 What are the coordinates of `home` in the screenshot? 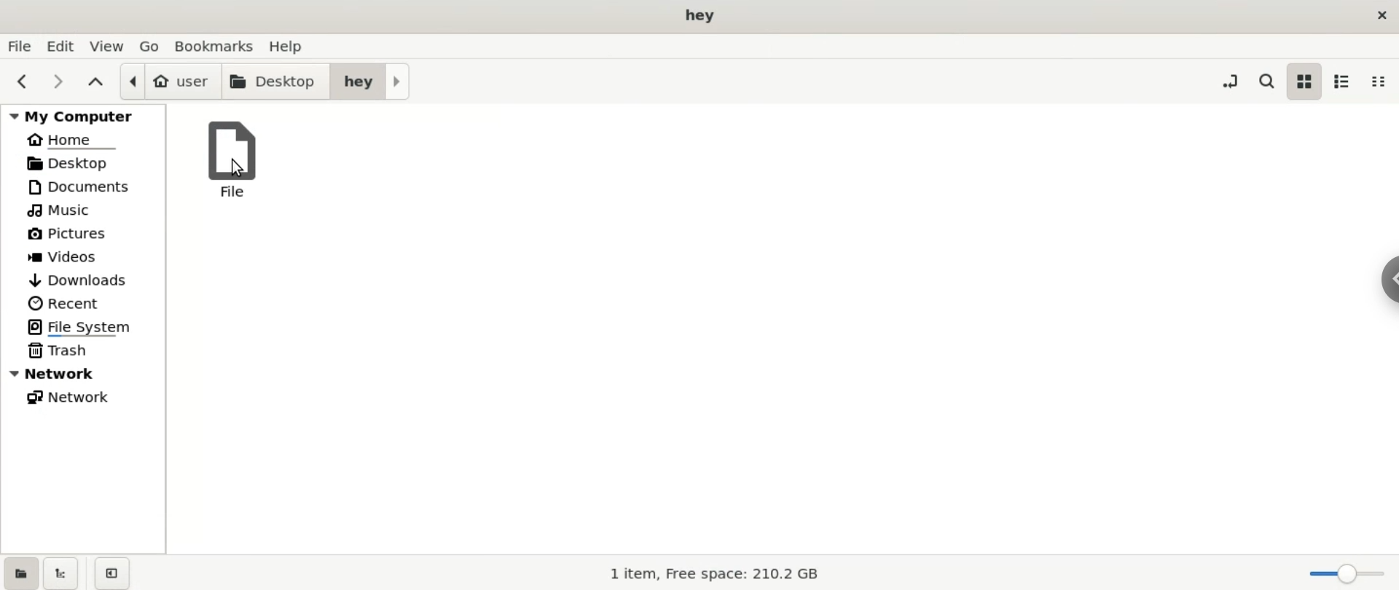 It's located at (84, 140).